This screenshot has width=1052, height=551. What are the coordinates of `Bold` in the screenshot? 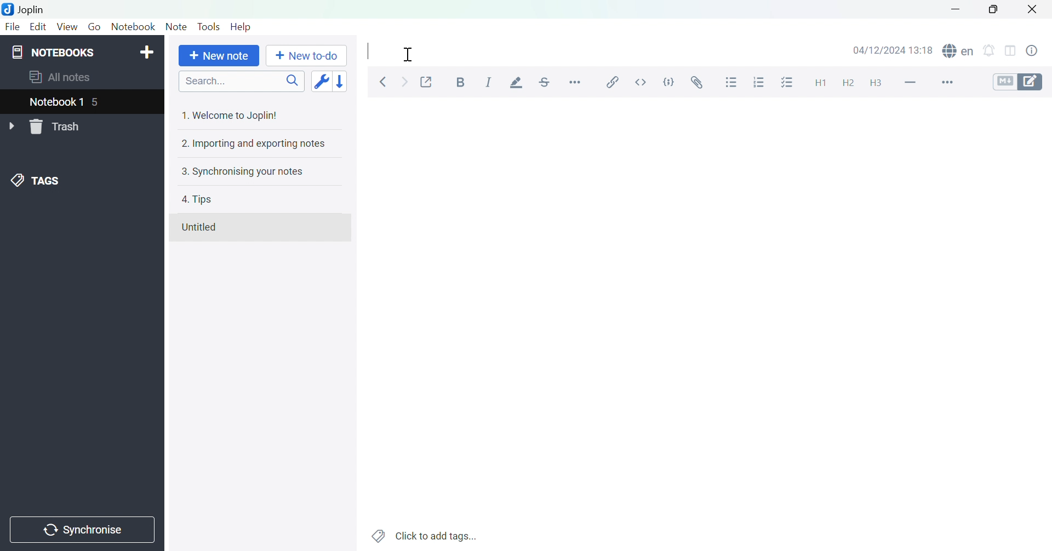 It's located at (460, 83).